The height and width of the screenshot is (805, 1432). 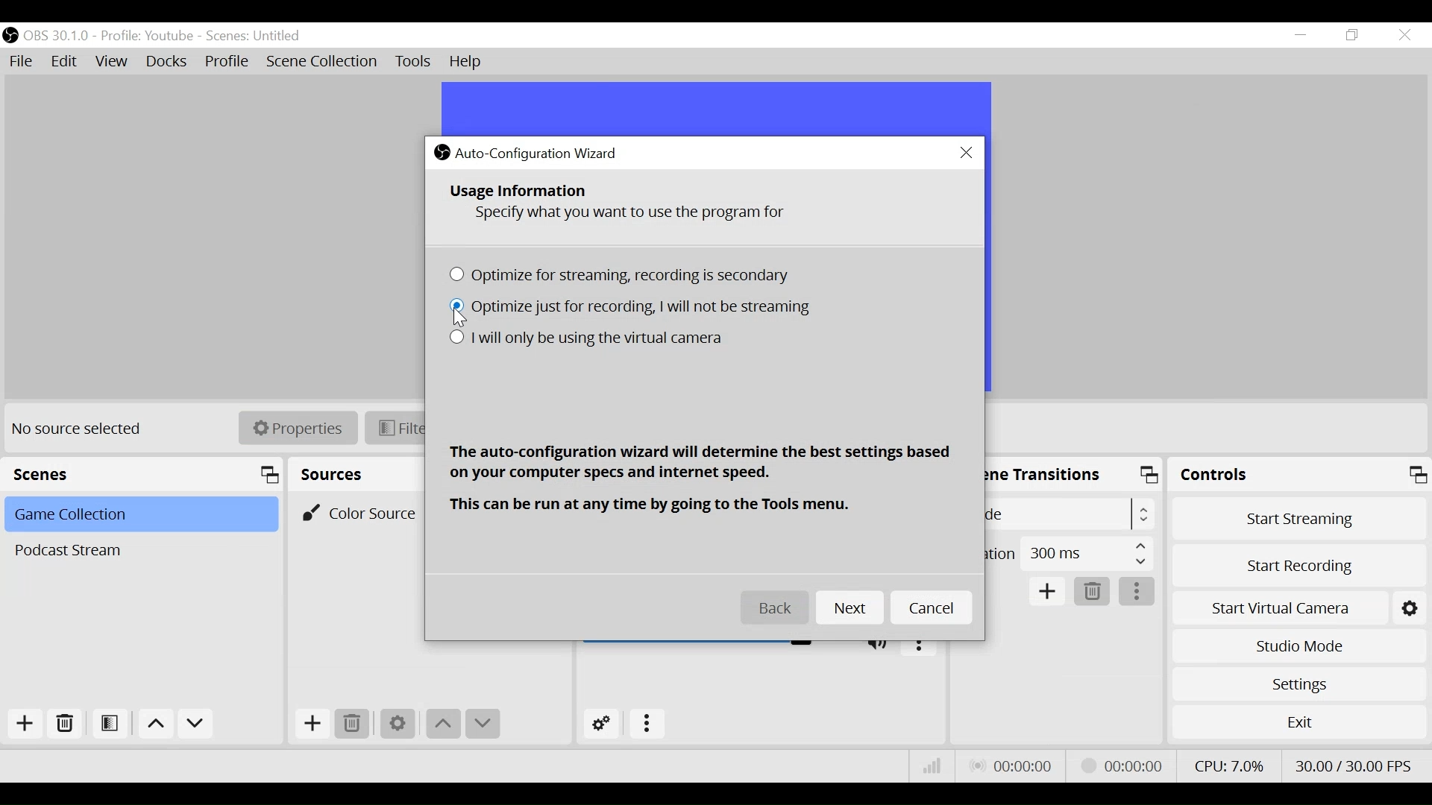 What do you see at coordinates (82, 431) in the screenshot?
I see `No source Selected` at bounding box center [82, 431].